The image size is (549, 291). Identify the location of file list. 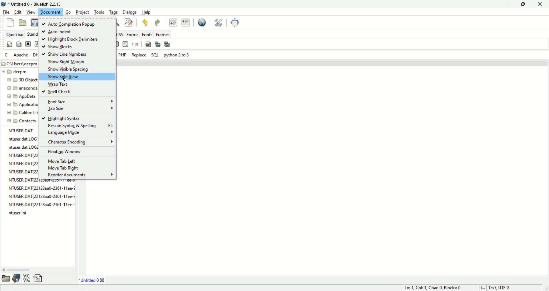
(41, 193).